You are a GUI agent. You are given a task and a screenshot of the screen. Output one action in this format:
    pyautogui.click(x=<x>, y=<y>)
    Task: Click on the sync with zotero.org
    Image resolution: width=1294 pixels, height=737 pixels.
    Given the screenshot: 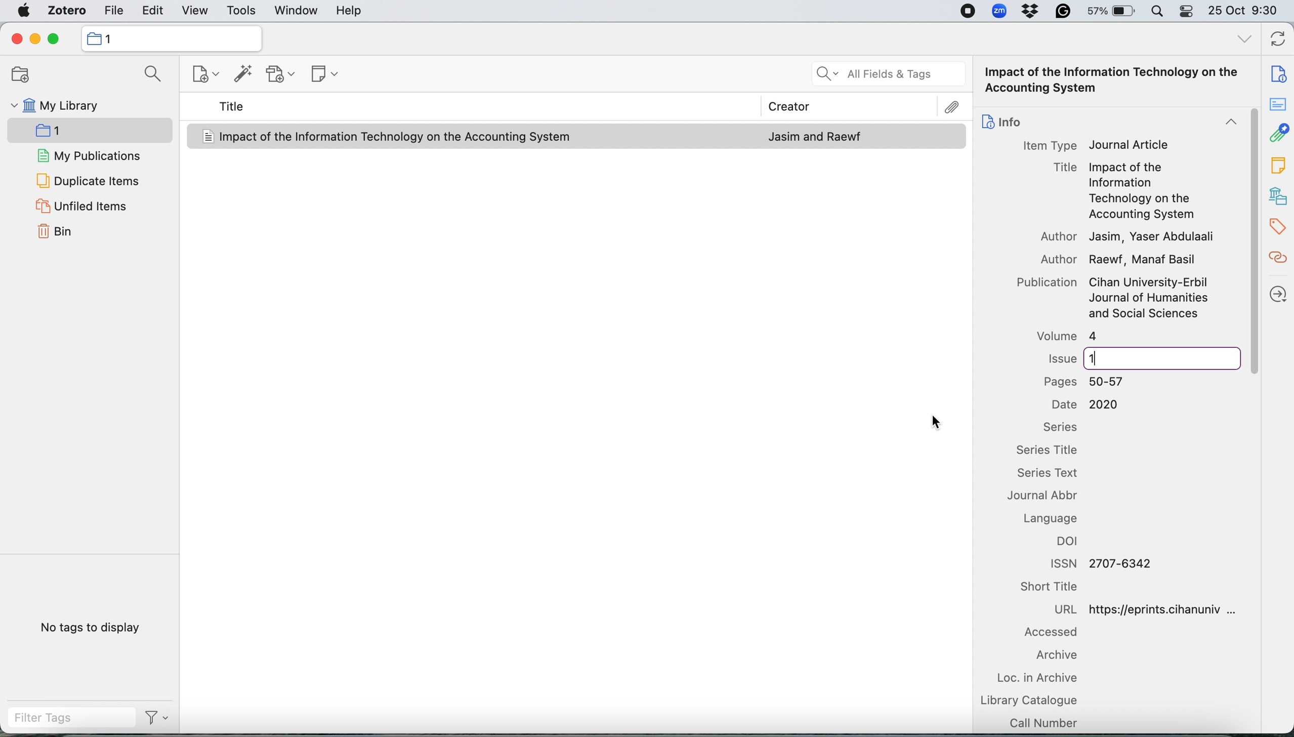 What is the action you would take?
    pyautogui.click(x=1279, y=37)
    